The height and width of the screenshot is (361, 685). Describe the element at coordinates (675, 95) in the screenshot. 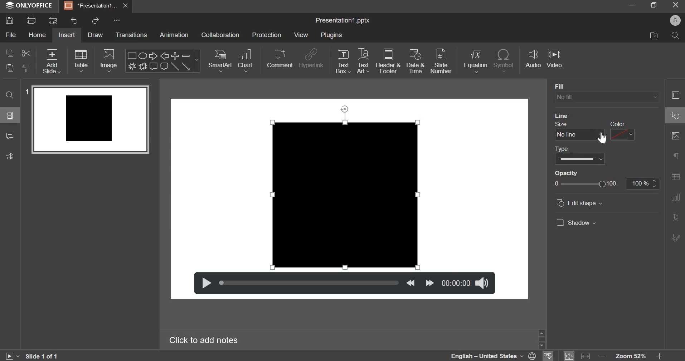

I see `Shapes` at that location.